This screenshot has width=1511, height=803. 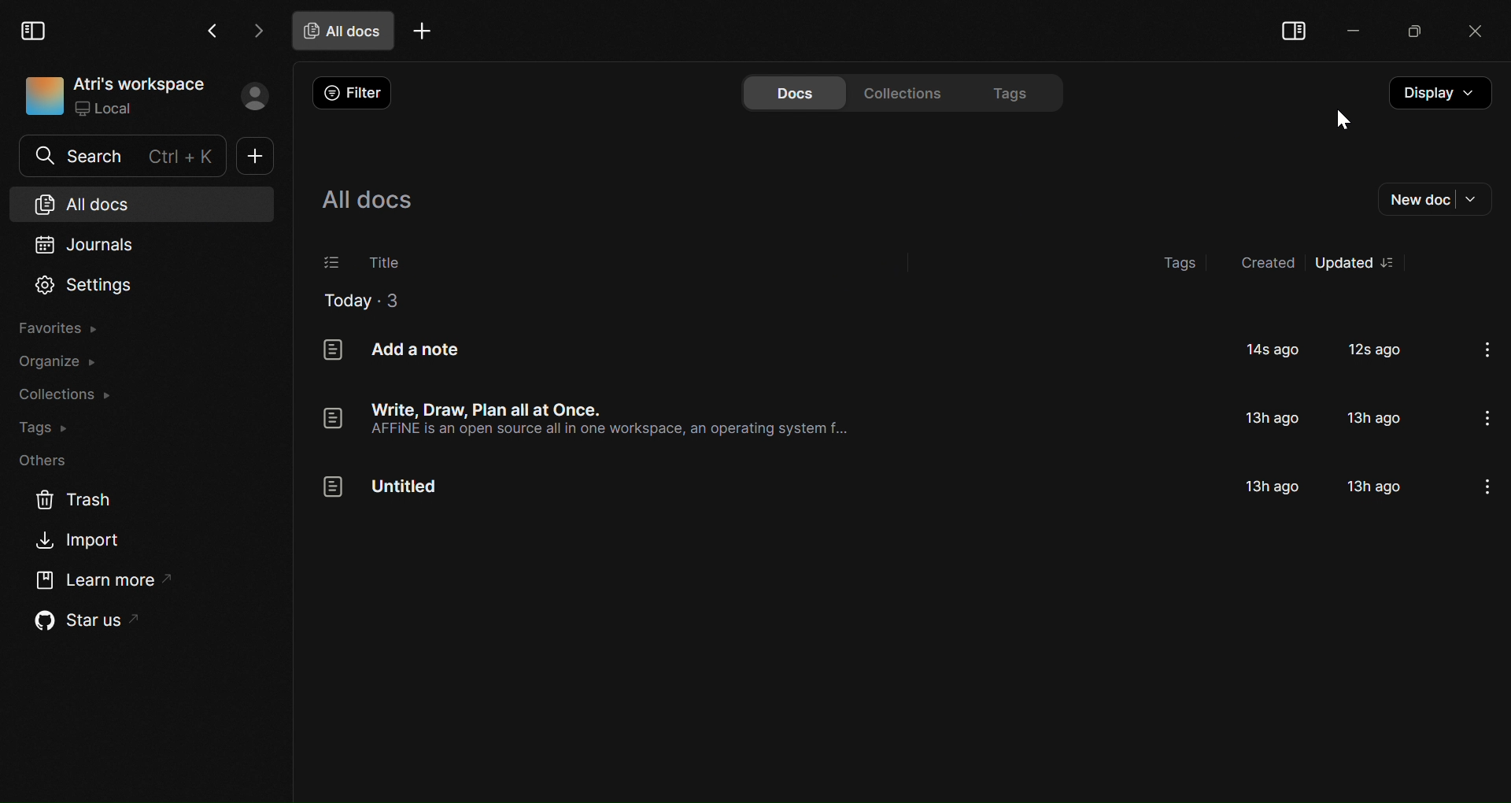 I want to click on options, so click(x=1484, y=489).